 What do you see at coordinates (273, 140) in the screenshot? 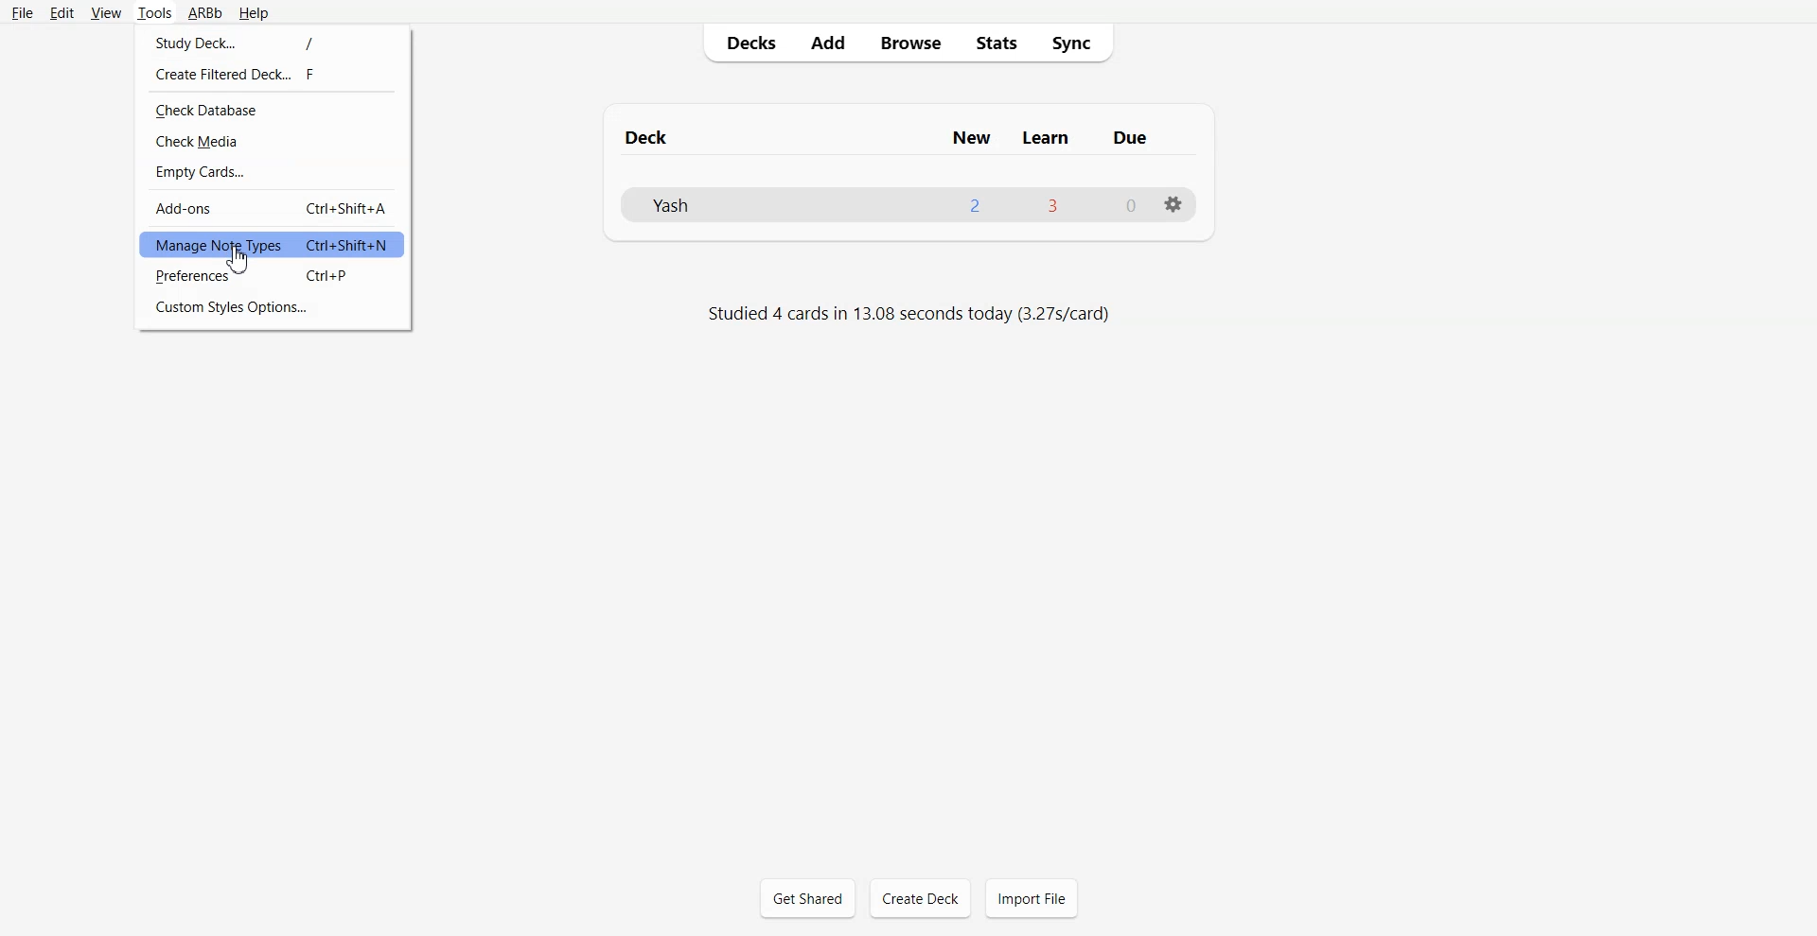
I see `Check Media` at bounding box center [273, 140].